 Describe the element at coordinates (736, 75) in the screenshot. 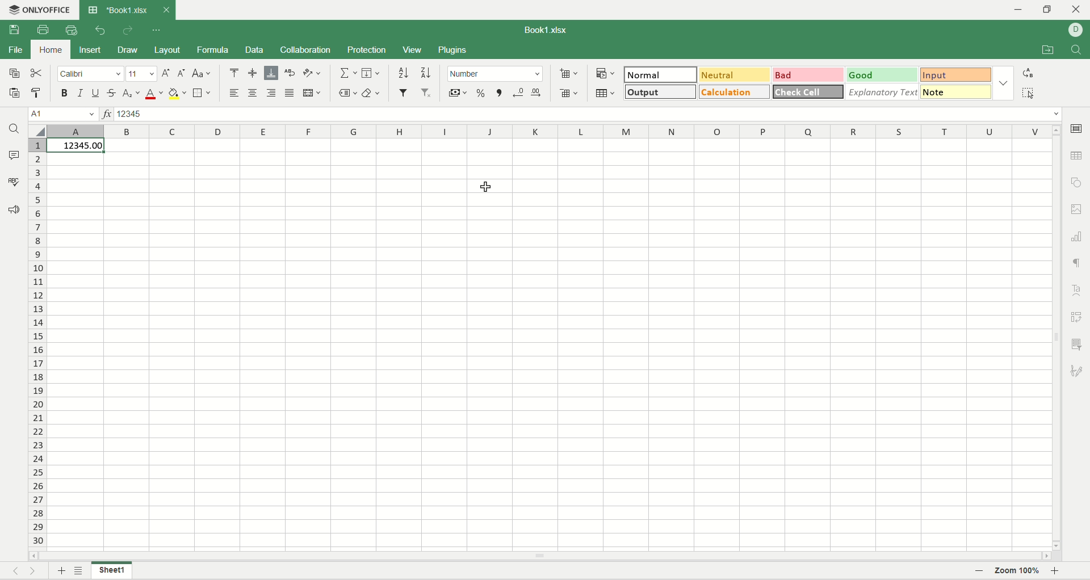

I see `neutral` at that location.